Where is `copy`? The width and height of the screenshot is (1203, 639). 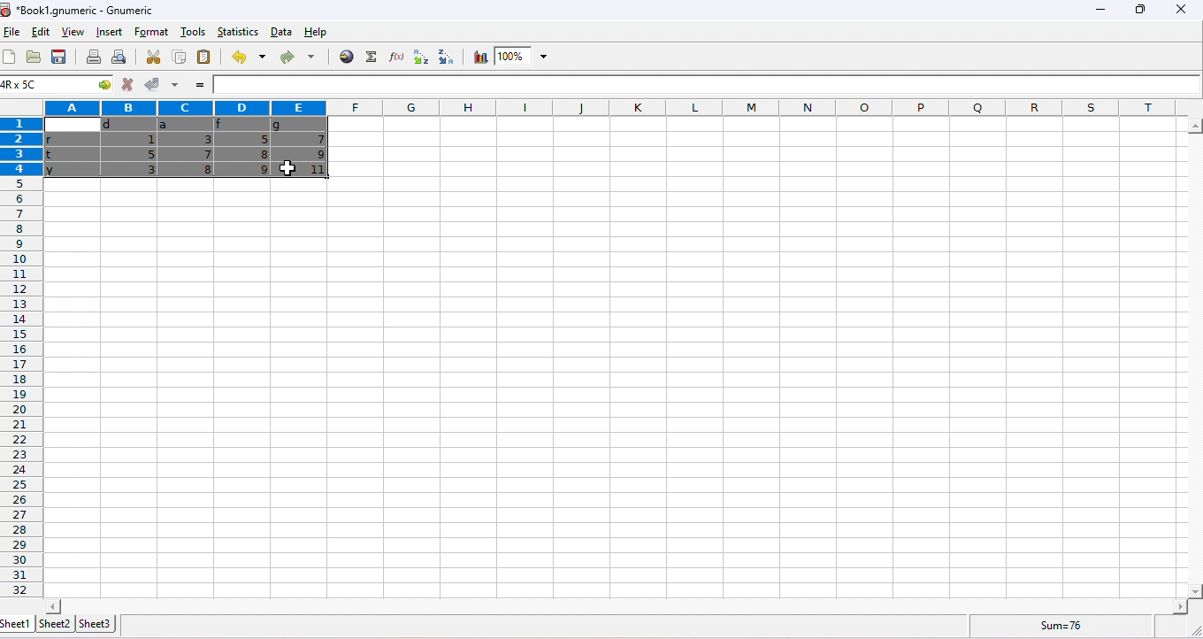 copy is located at coordinates (178, 57).